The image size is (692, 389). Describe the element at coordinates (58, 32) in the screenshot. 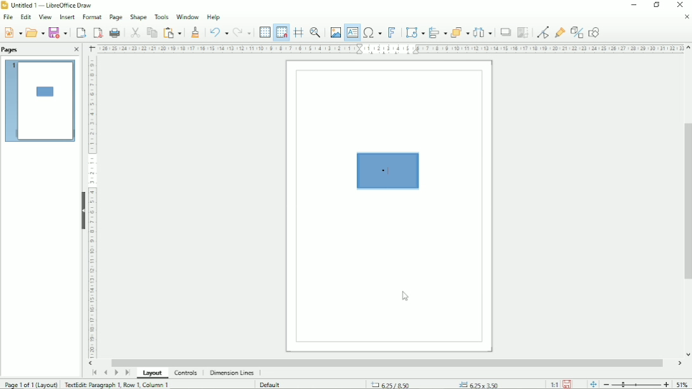

I see `Save` at that location.